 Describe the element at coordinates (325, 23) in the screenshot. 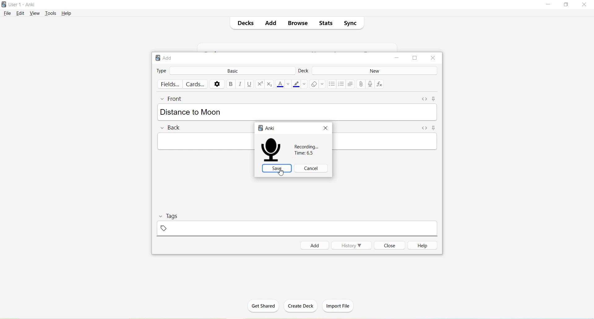

I see `Stats` at that location.